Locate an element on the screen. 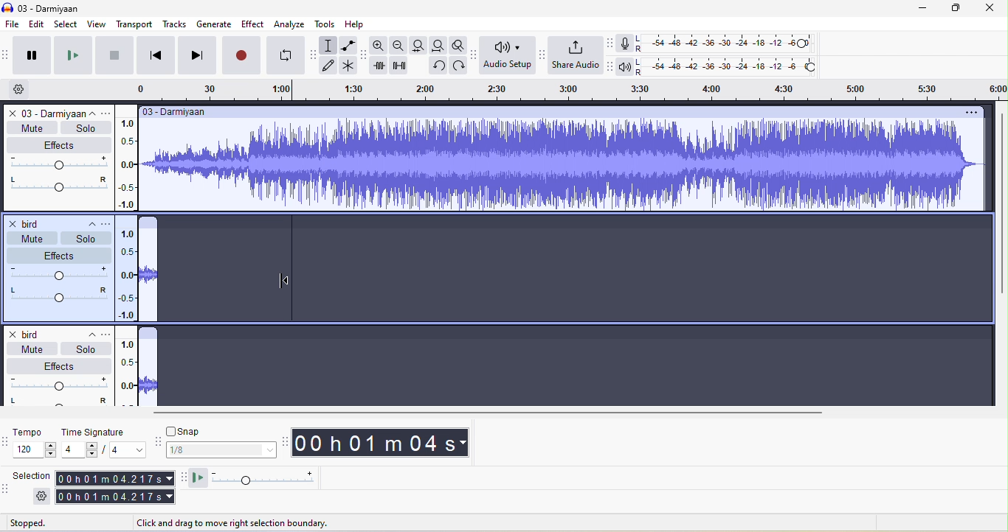 The width and height of the screenshot is (1008, 532). collapse is located at coordinates (85, 335).